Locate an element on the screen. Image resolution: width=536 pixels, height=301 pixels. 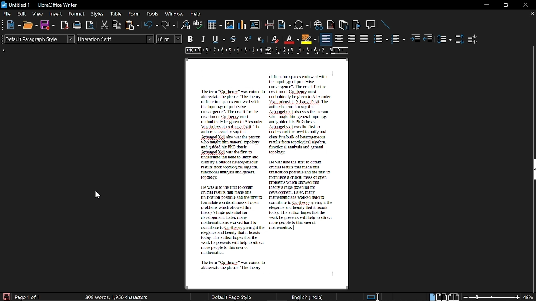
Form is located at coordinates (135, 13).